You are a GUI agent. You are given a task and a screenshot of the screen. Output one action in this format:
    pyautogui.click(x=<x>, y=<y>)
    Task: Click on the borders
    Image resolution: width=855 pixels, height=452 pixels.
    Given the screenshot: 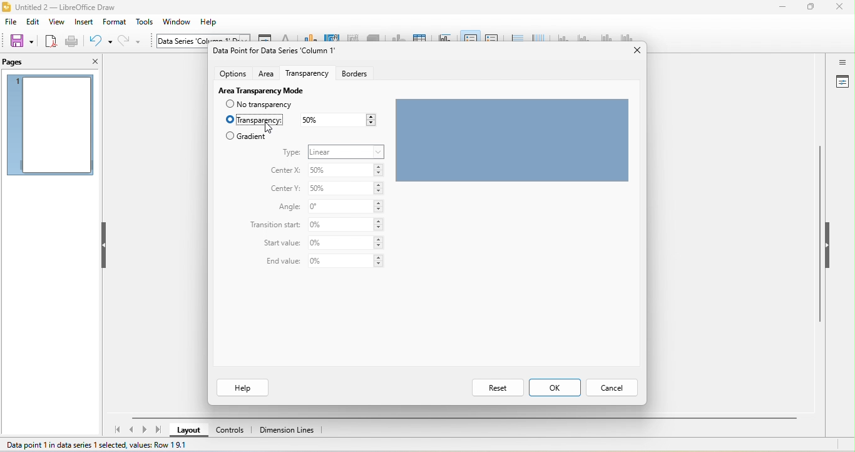 What is the action you would take?
    pyautogui.click(x=364, y=76)
    